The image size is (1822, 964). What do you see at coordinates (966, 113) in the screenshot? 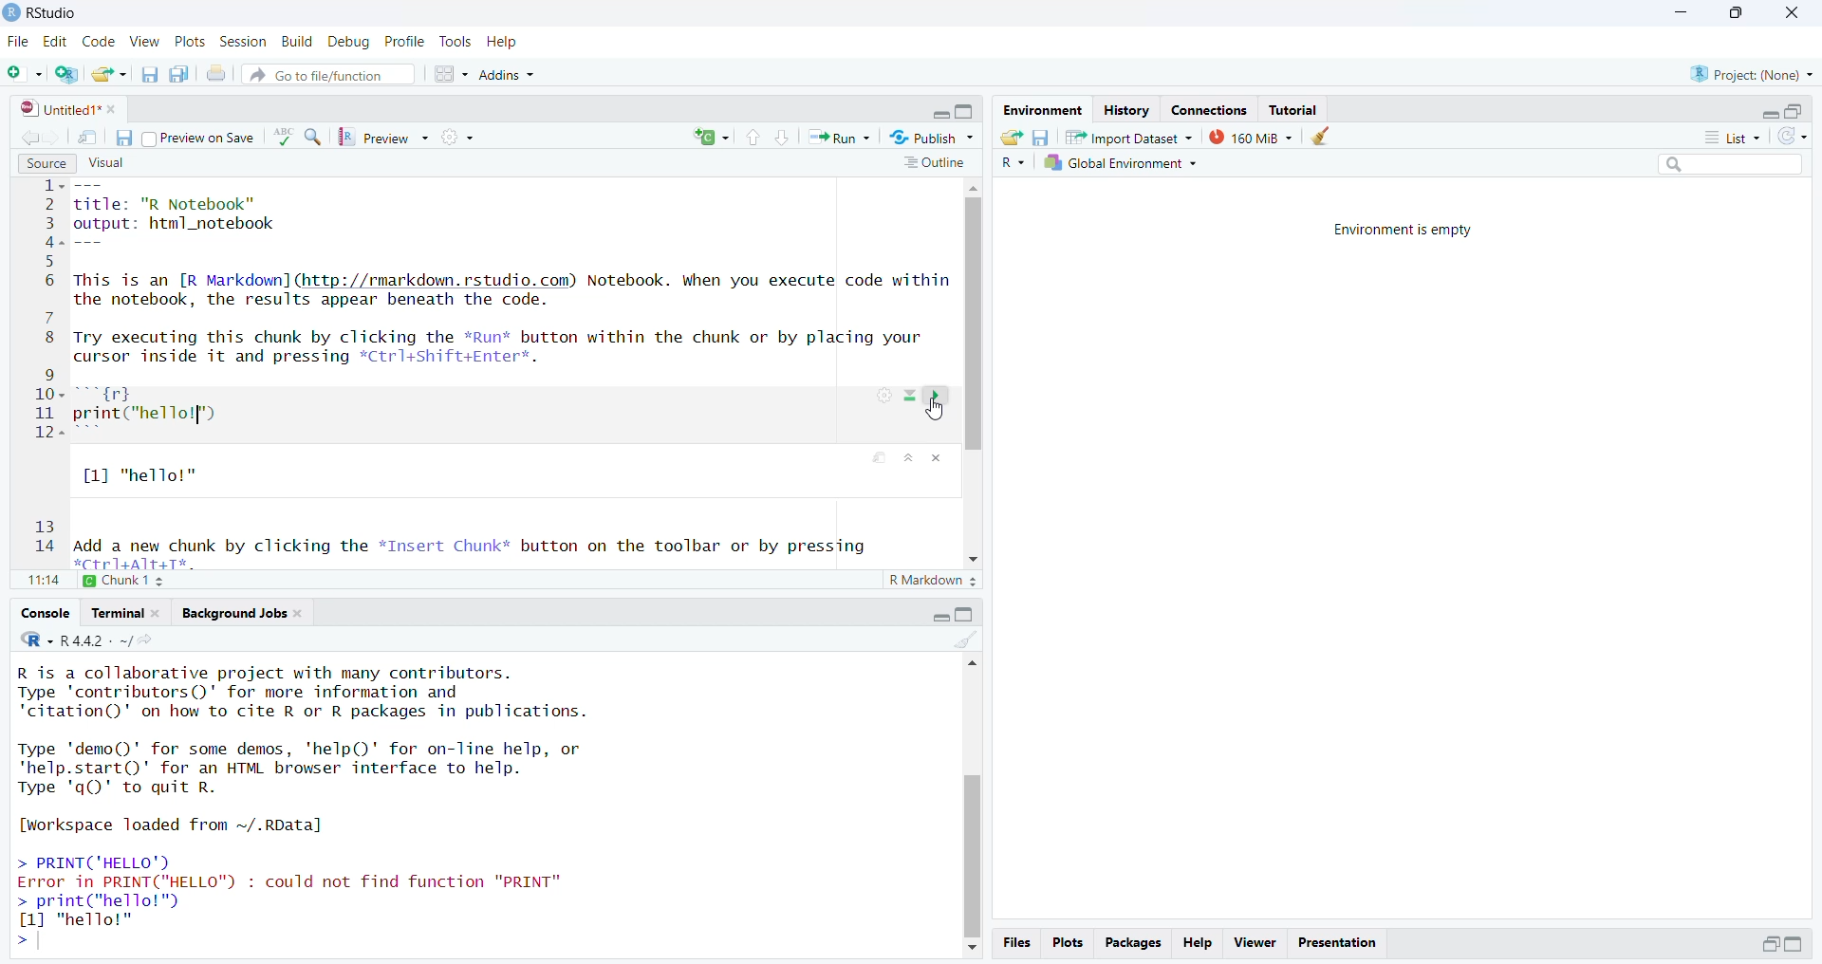
I see `collapse` at bounding box center [966, 113].